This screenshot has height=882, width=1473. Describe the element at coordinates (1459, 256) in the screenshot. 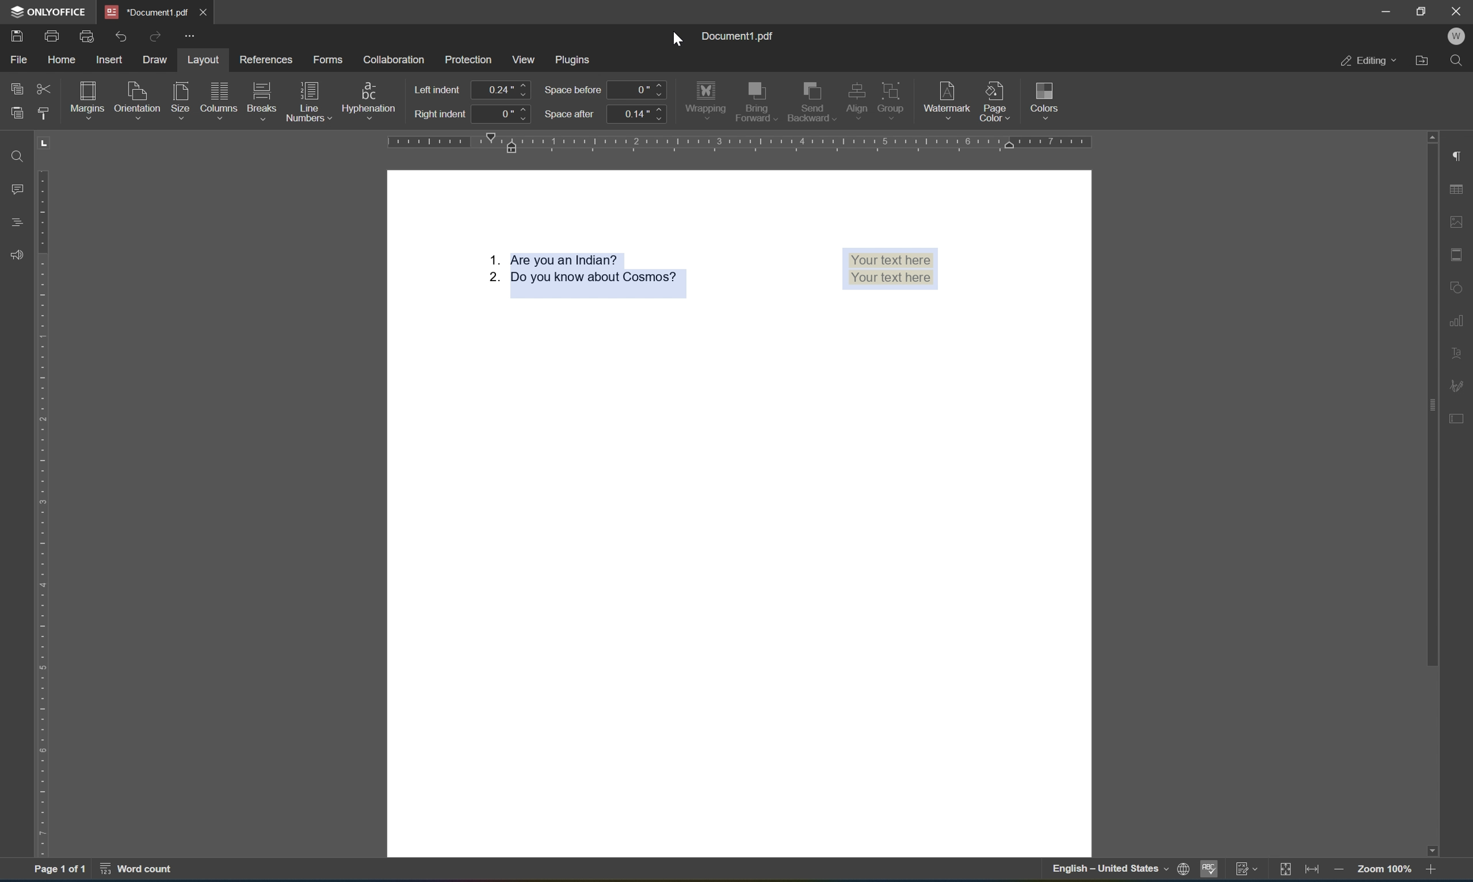

I see `header & footer settings` at that location.